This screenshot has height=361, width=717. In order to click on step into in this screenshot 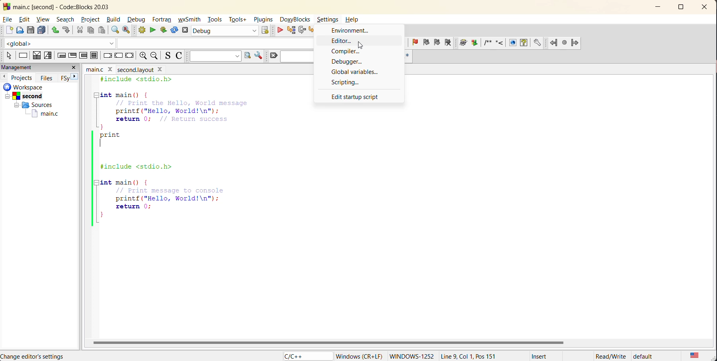, I will do `click(314, 31)`.